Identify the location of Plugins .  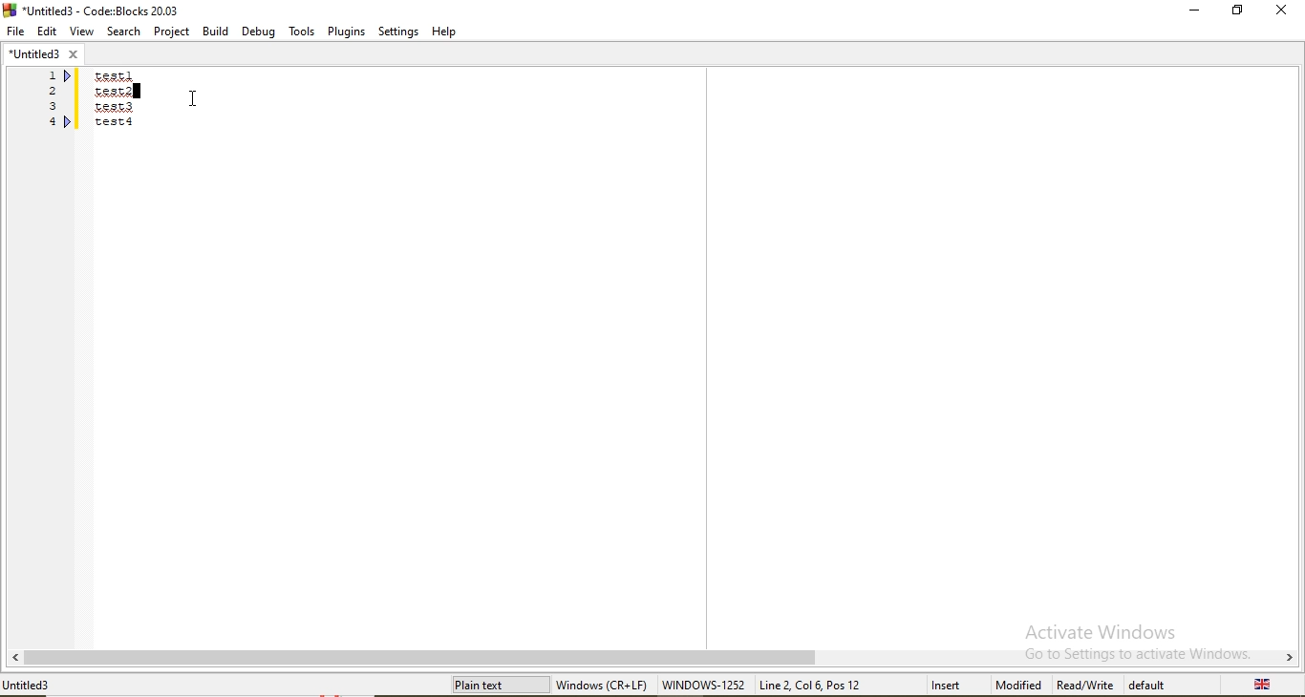
(344, 32).